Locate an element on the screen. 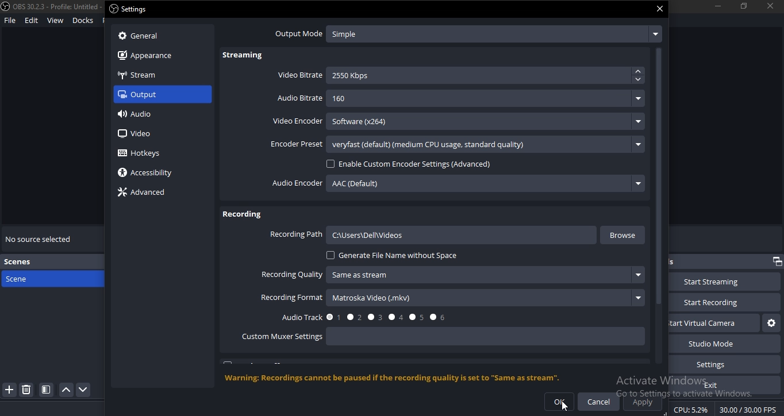 The height and width of the screenshot is (416, 784). custom mixer settings is located at coordinates (283, 337).